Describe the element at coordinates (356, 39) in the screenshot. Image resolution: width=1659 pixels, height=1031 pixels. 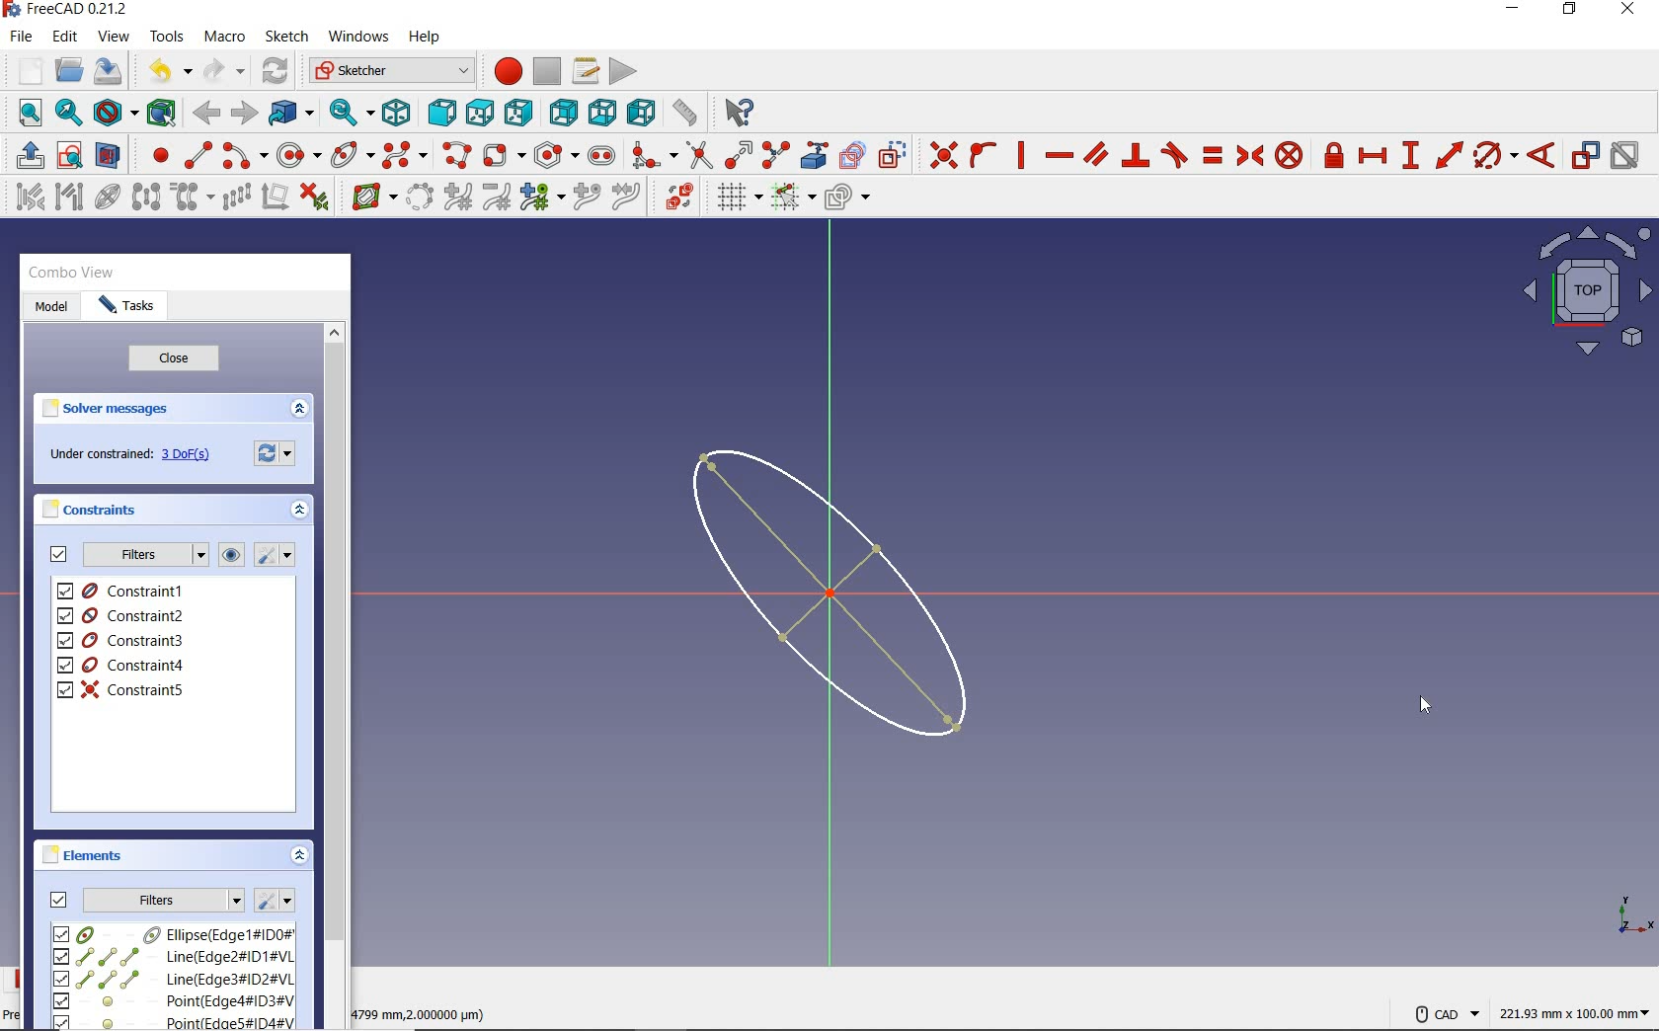
I see `windows` at that location.